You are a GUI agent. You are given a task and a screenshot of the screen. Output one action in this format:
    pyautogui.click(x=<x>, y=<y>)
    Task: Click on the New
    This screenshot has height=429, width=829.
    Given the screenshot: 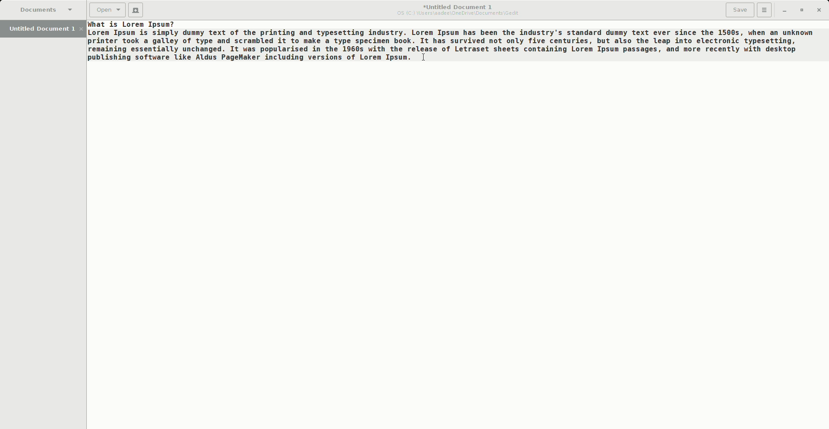 What is the action you would take?
    pyautogui.click(x=137, y=11)
    